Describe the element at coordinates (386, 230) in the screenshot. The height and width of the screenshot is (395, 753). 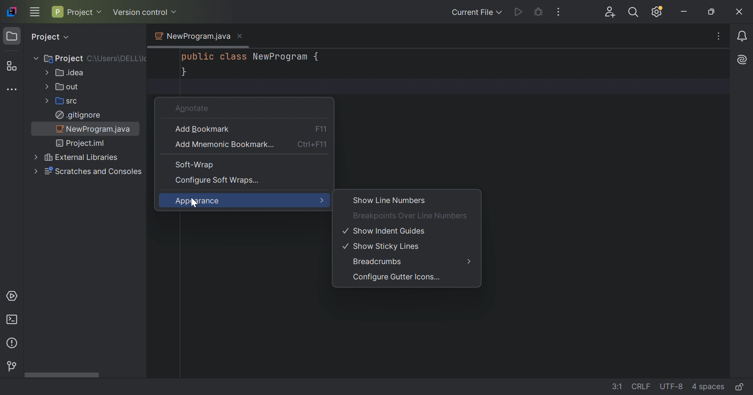
I see `Show Indent Guides` at that location.